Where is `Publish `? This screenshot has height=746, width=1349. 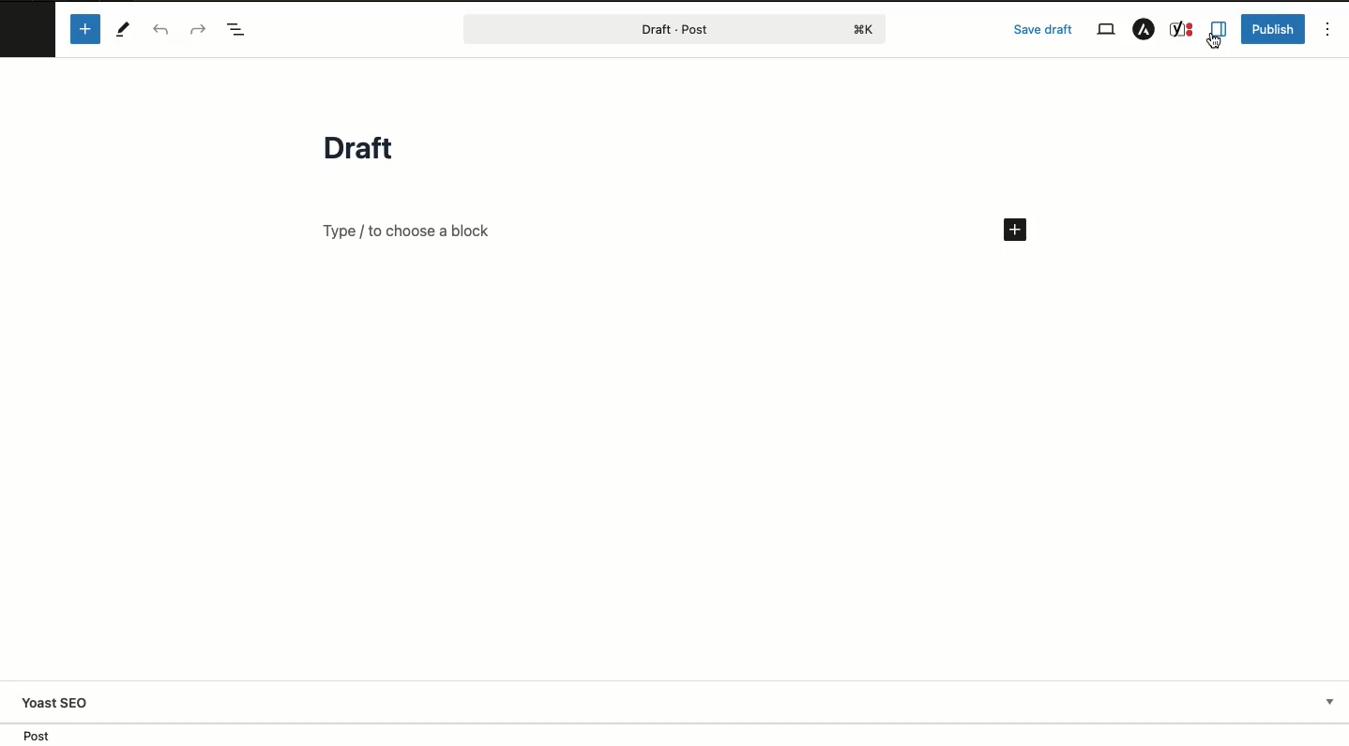
Publish  is located at coordinates (1276, 30).